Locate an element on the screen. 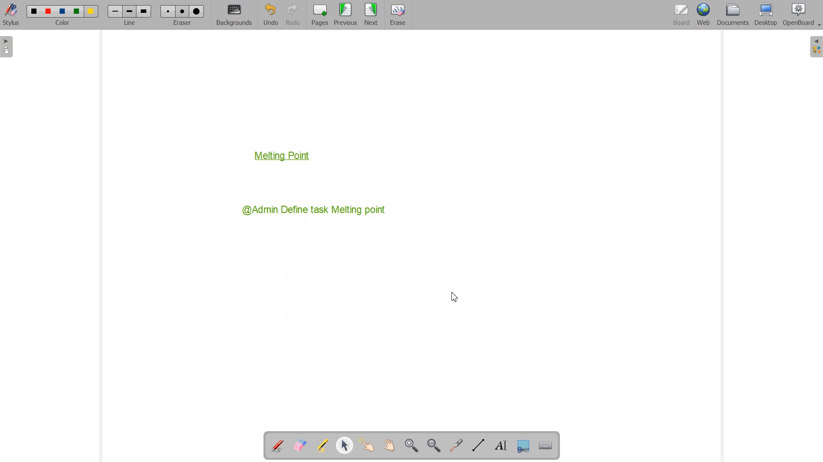 The image size is (823, 462). Eraser is located at coordinates (396, 15).